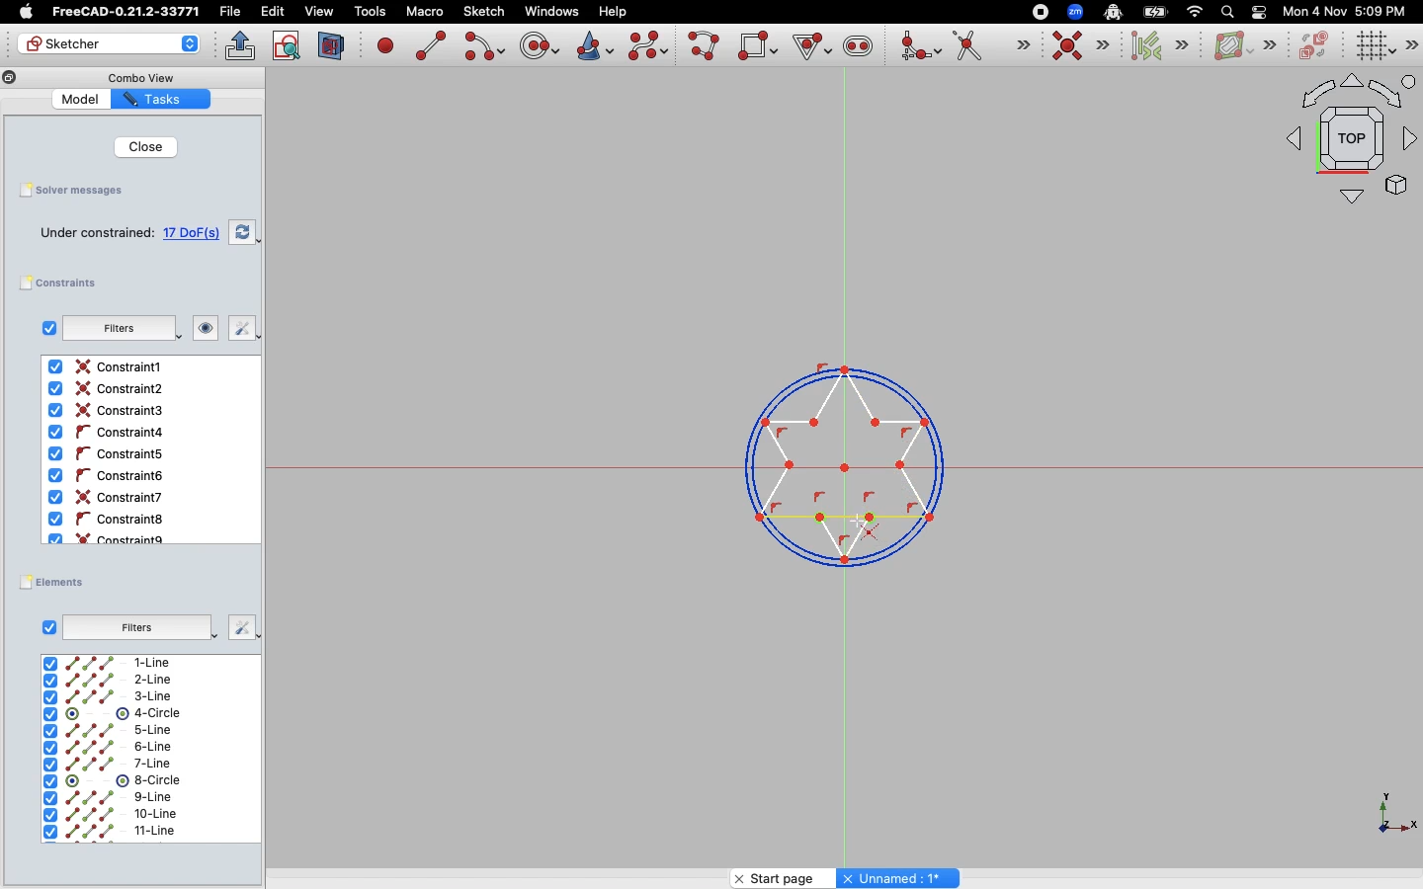  What do you see at coordinates (78, 98) in the screenshot?
I see `Model` at bounding box center [78, 98].